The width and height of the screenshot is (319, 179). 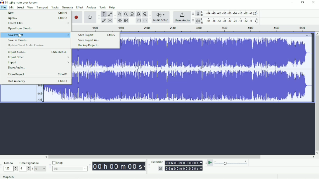 I want to click on Time, so click(x=119, y=166).